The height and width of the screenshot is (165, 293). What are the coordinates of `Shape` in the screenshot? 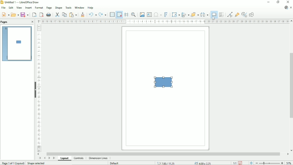 It's located at (59, 8).